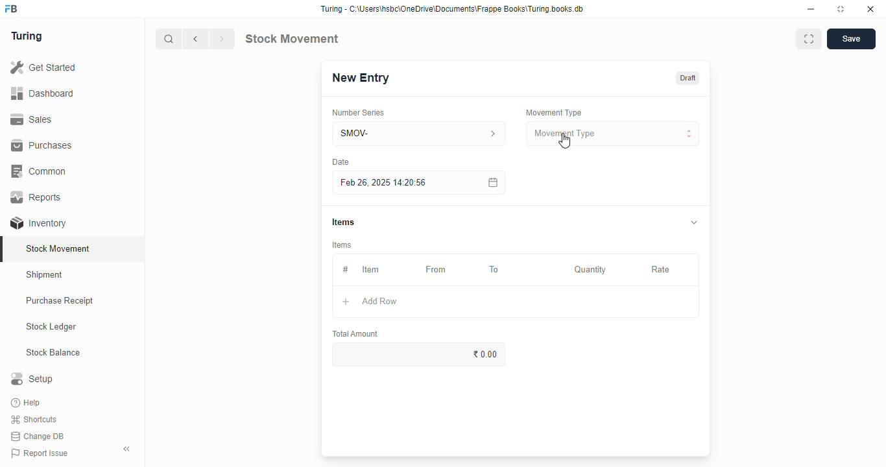 This screenshot has width=886, height=467. What do you see at coordinates (343, 222) in the screenshot?
I see `items` at bounding box center [343, 222].